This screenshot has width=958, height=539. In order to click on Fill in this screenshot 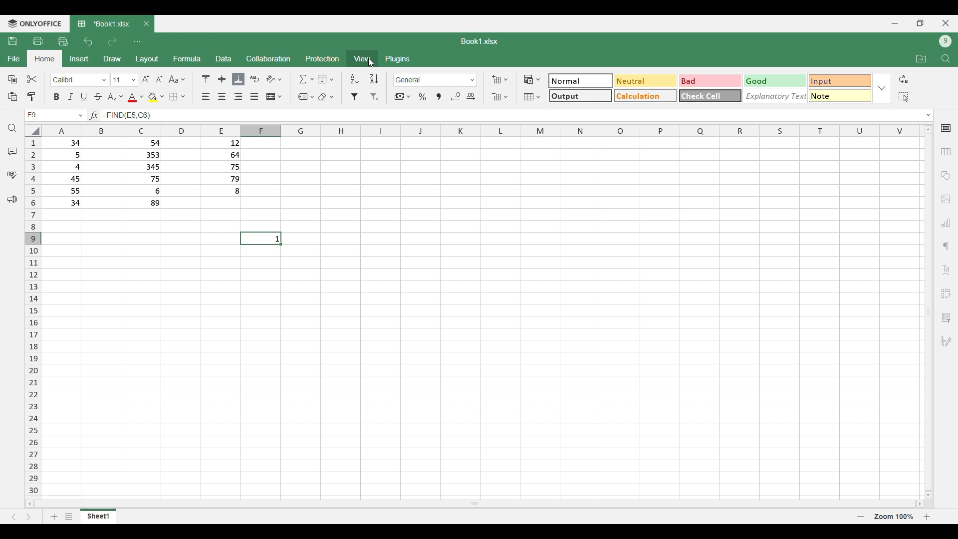, I will do `click(326, 79)`.